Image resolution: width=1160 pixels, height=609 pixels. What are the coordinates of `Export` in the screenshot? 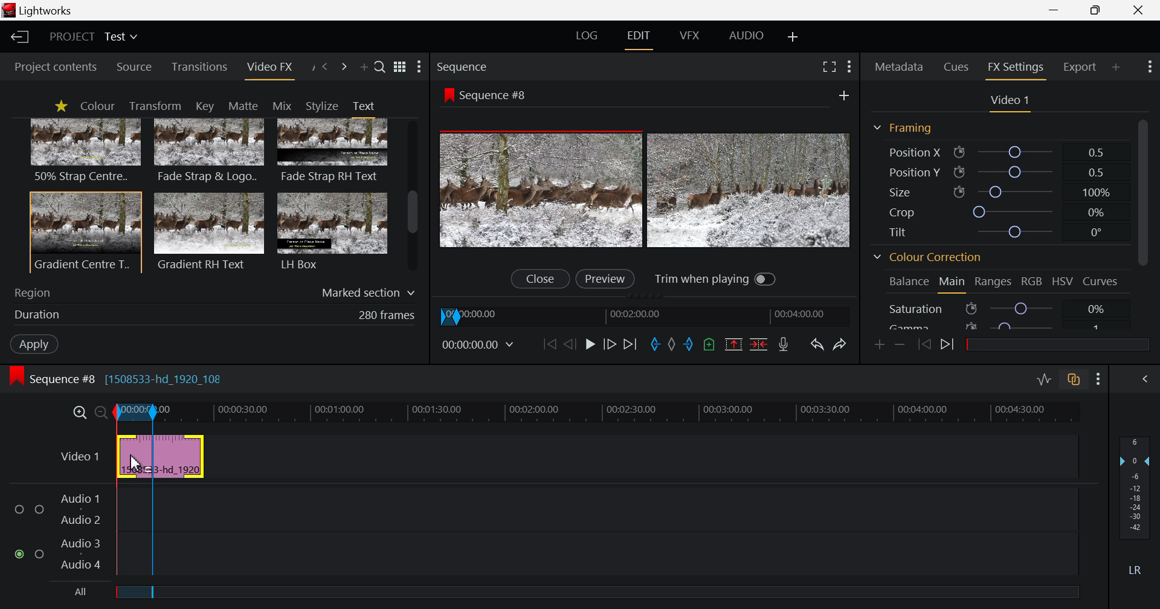 It's located at (1080, 65).